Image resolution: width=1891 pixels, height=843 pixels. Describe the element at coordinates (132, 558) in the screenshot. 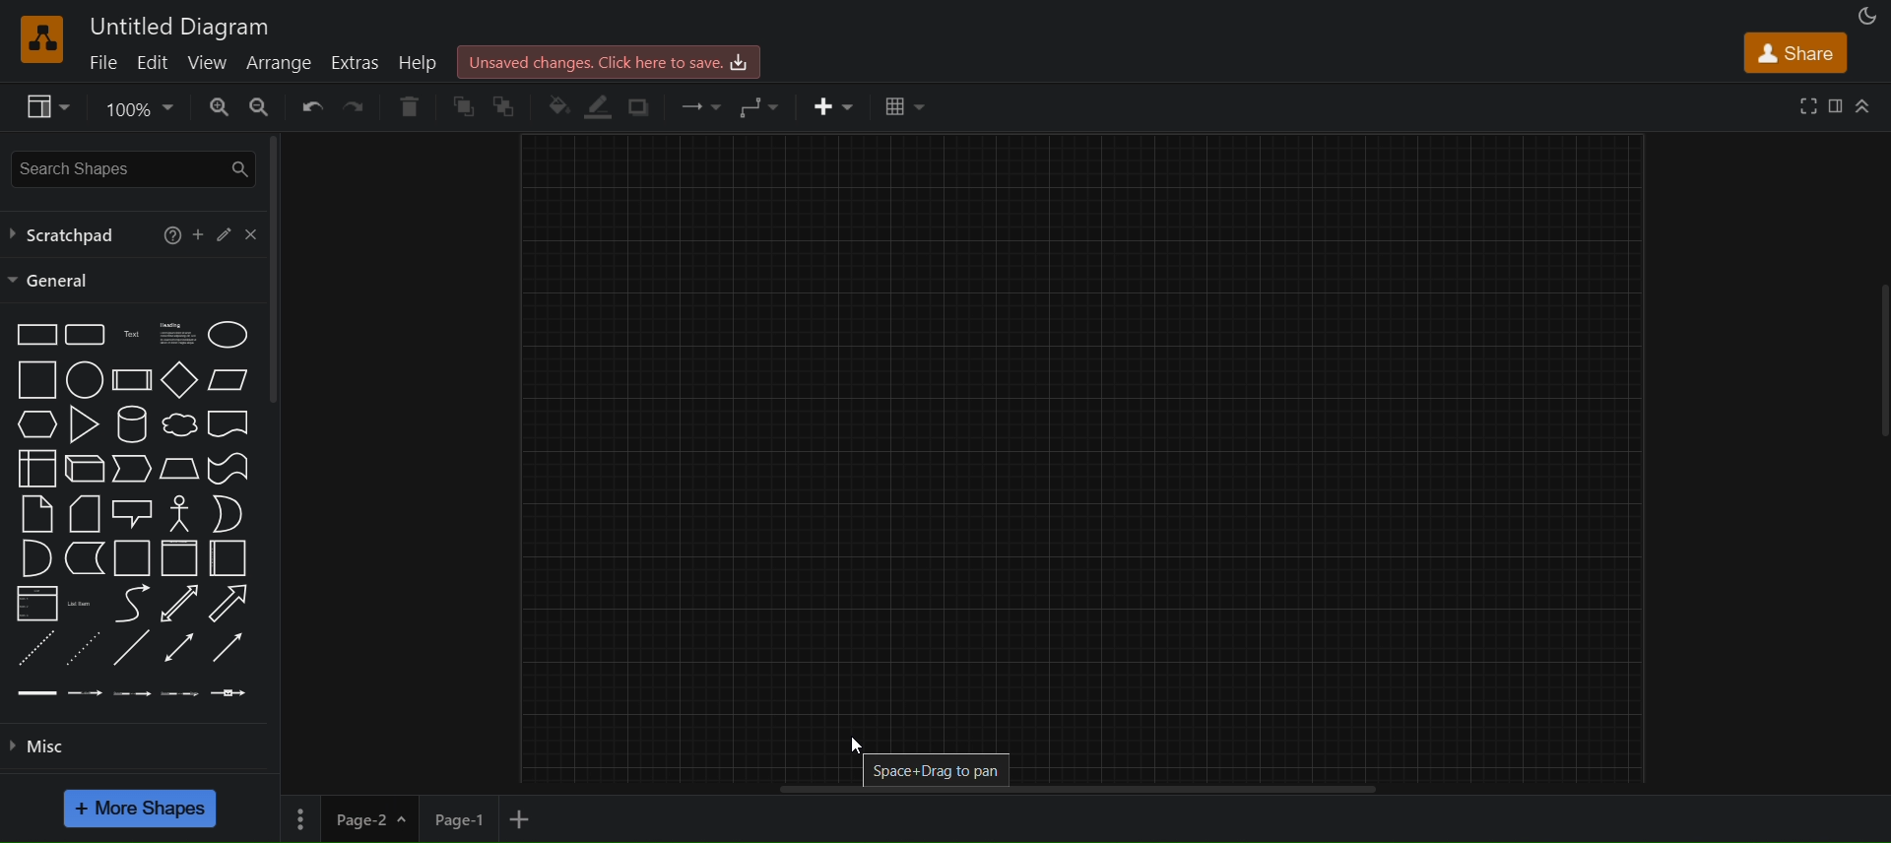

I see `container` at that location.